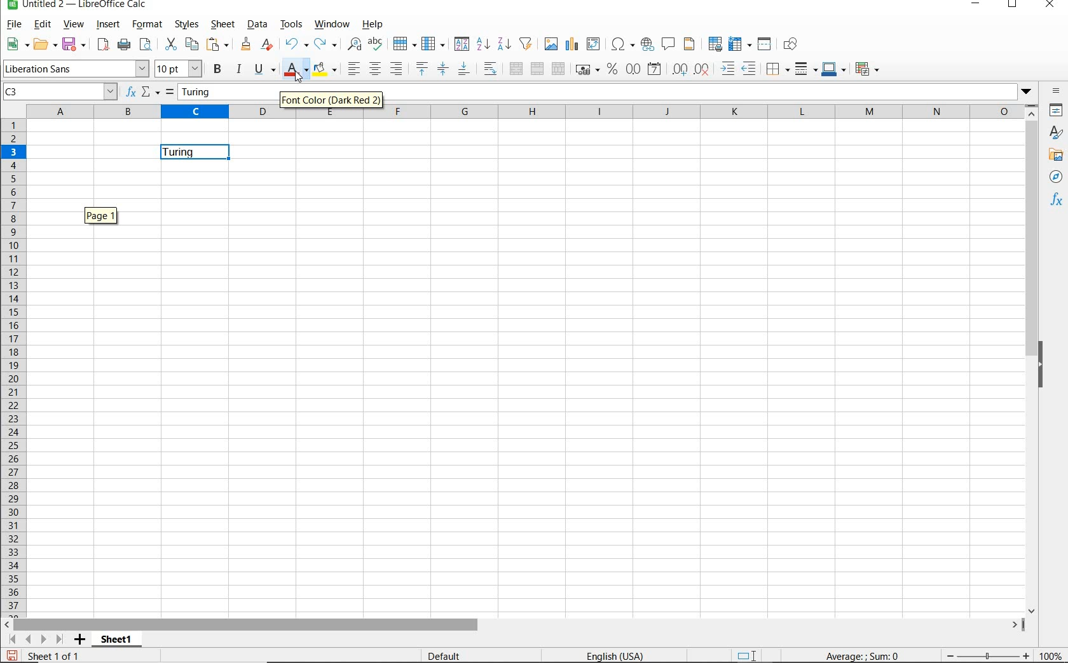  Describe the element at coordinates (629, 656) in the screenshot. I see `TEXT LANGUAGE` at that location.